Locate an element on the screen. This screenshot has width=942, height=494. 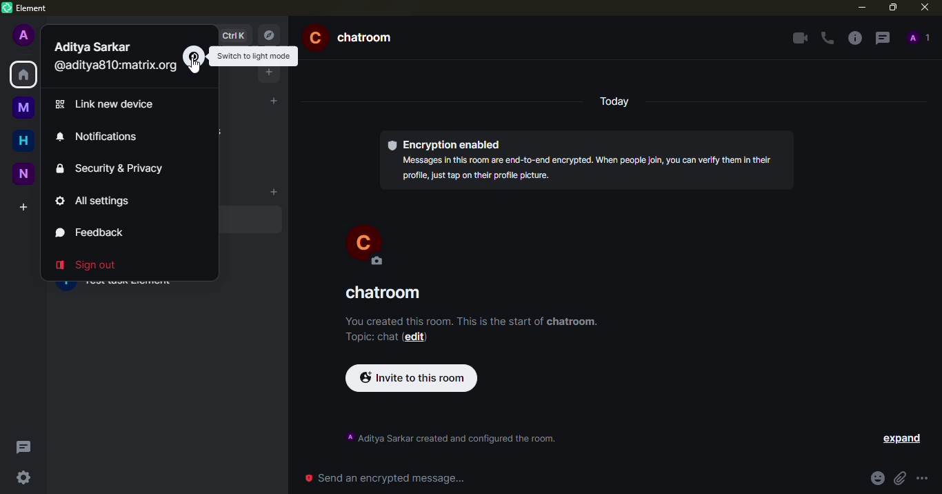
expand is located at coordinates (904, 439).